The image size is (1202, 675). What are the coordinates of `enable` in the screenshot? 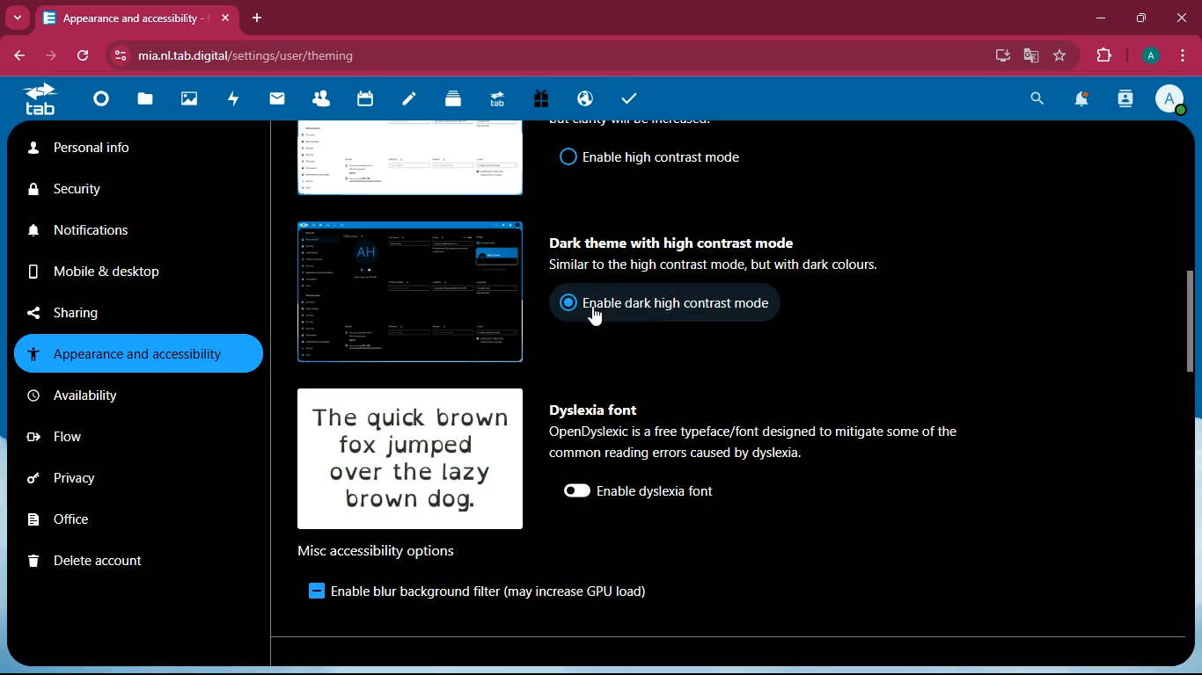 It's located at (488, 593).